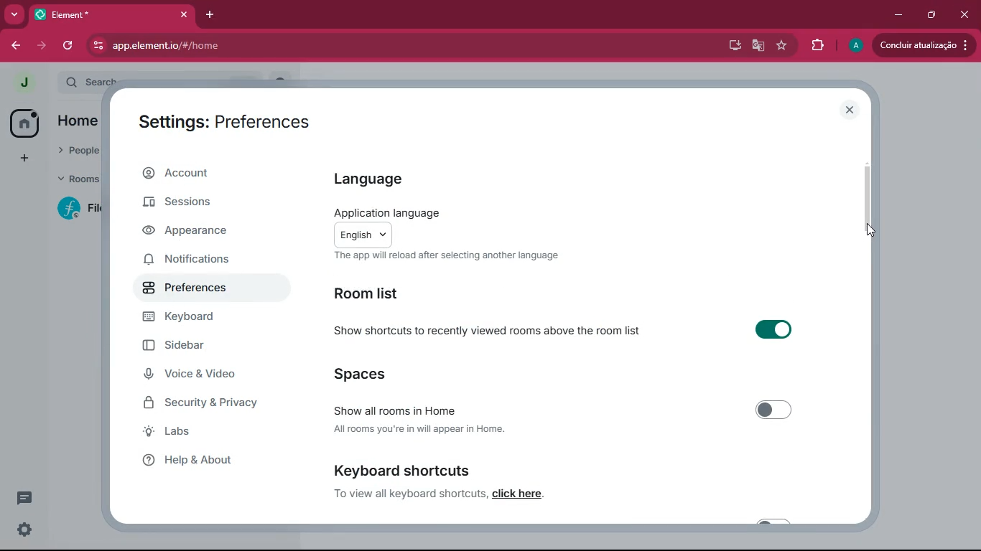  I want to click on show shortcuts, so click(577, 331).